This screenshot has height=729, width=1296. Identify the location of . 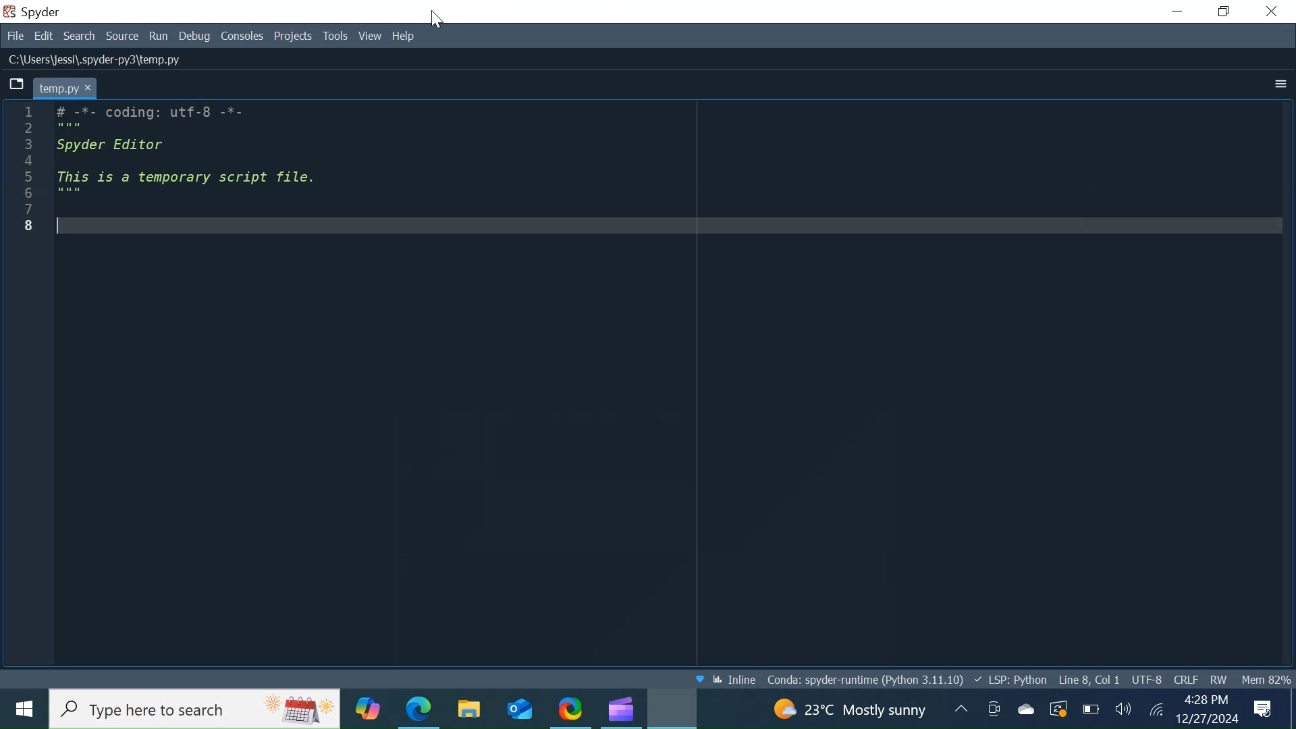
(26, 385).